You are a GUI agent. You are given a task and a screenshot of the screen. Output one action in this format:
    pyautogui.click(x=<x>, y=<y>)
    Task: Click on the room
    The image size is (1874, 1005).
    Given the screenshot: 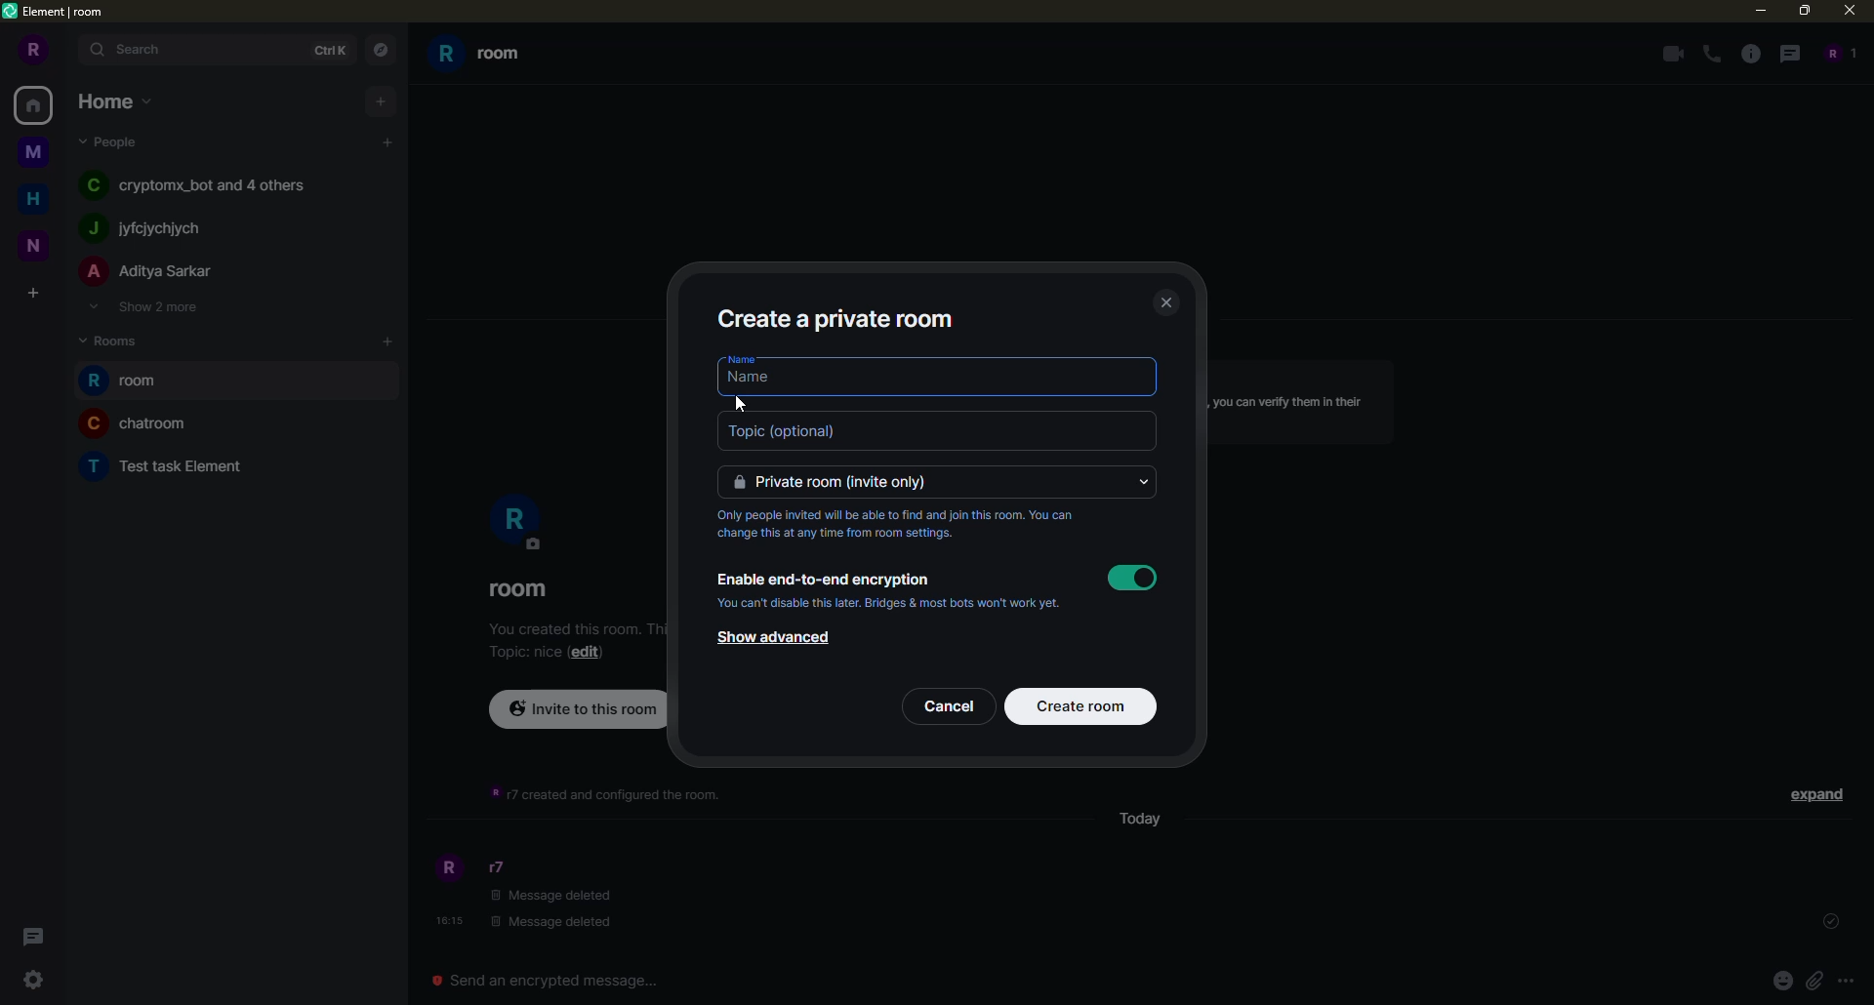 What is the action you would take?
    pyautogui.click(x=488, y=58)
    